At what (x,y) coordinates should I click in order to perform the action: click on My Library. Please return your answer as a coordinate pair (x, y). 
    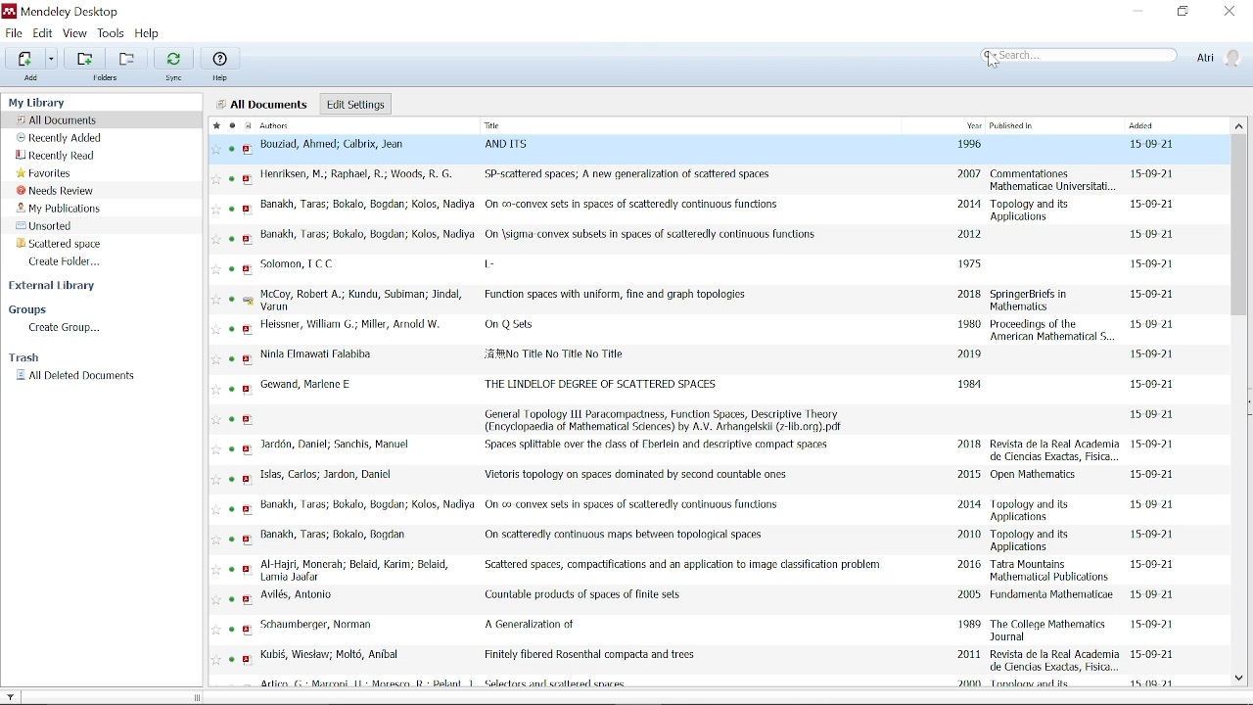
    Looking at the image, I should click on (87, 103).